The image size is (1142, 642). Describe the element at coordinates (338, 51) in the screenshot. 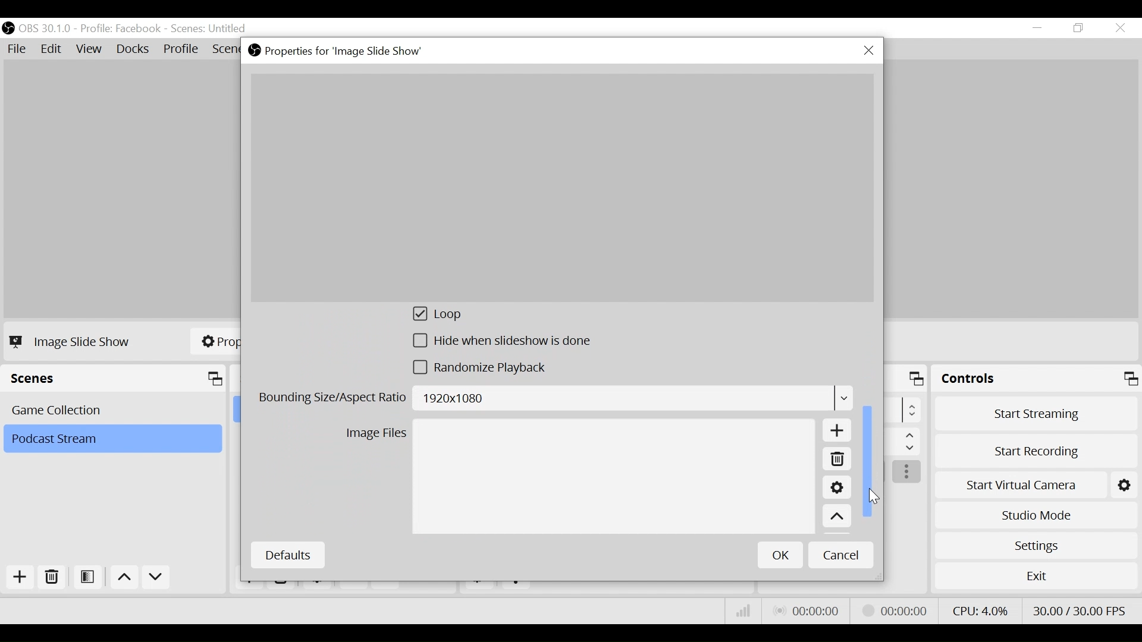

I see `Properties for Image Slideshow` at that location.